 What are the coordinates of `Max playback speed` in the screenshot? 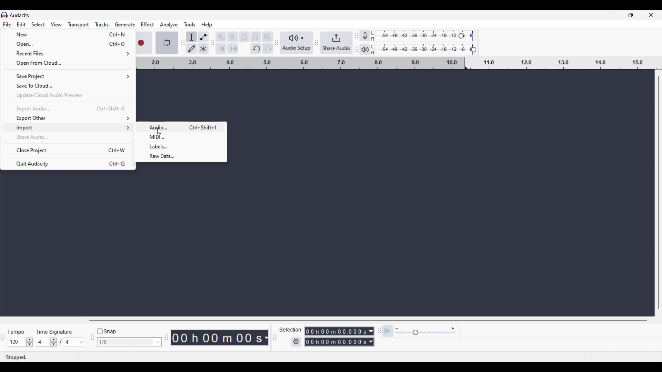 It's located at (453, 329).